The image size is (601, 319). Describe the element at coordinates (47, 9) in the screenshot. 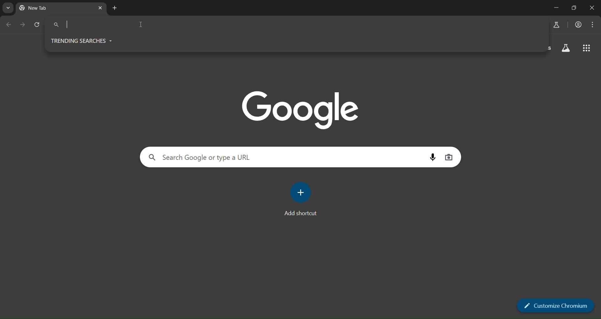

I see `New Tab` at that location.